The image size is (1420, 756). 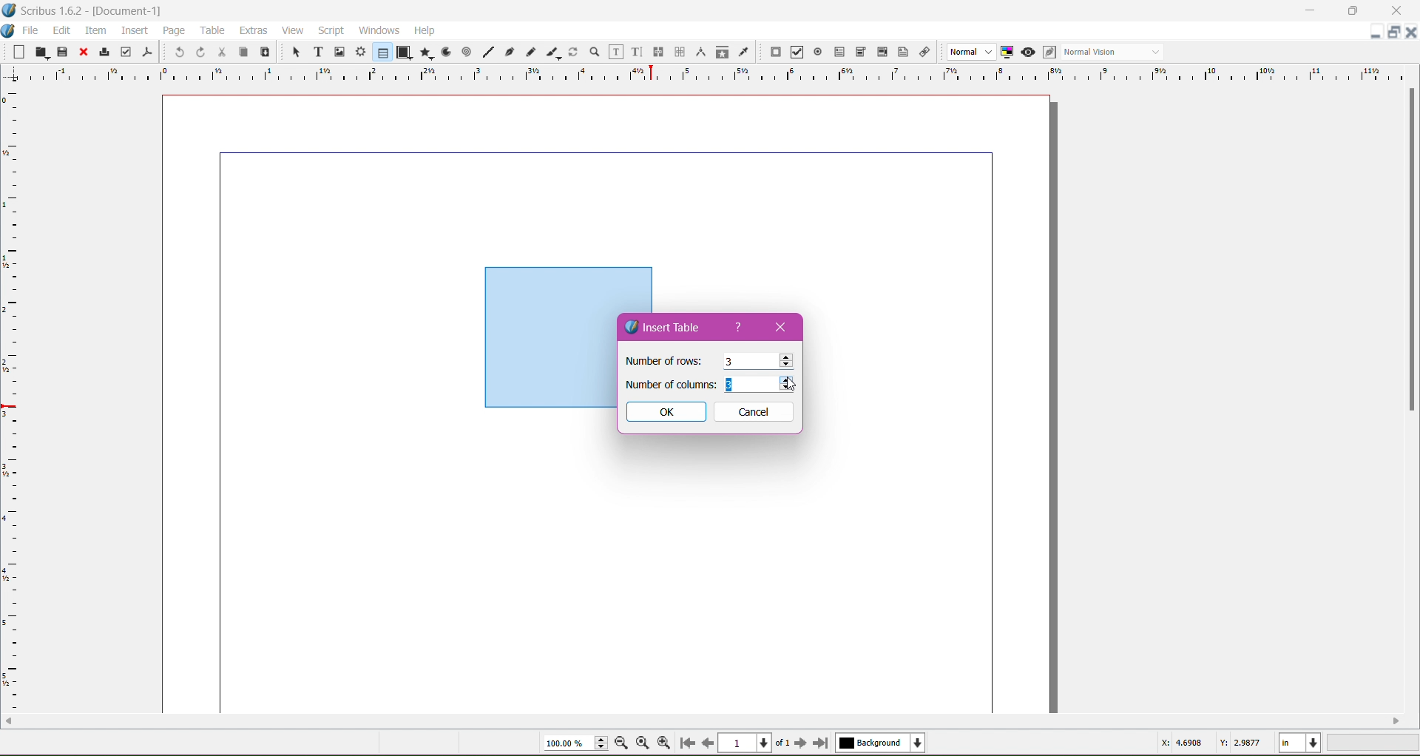 What do you see at coordinates (403, 52) in the screenshot?
I see `Shapes` at bounding box center [403, 52].